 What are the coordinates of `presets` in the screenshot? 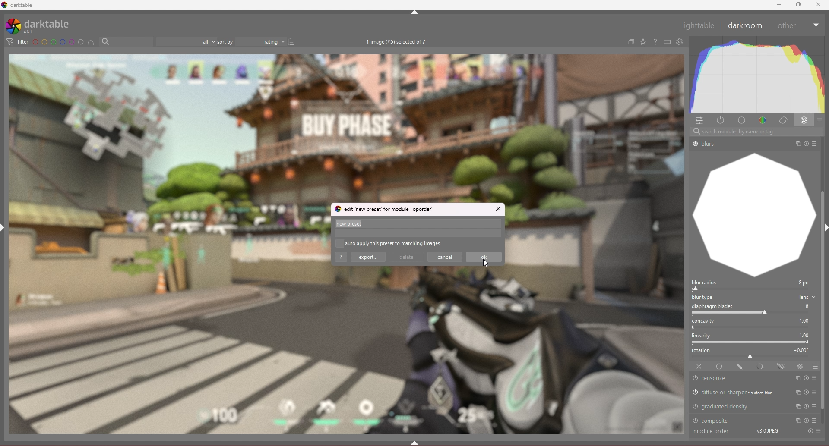 It's located at (820, 120).